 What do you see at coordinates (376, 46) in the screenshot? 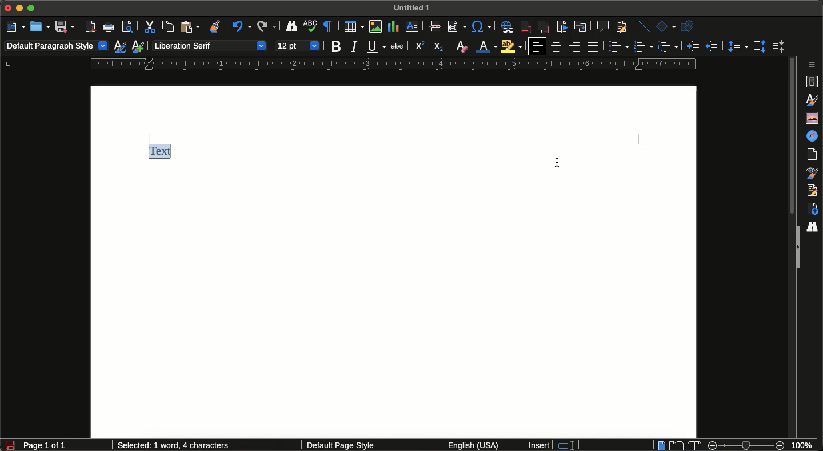
I see `Underline` at bounding box center [376, 46].